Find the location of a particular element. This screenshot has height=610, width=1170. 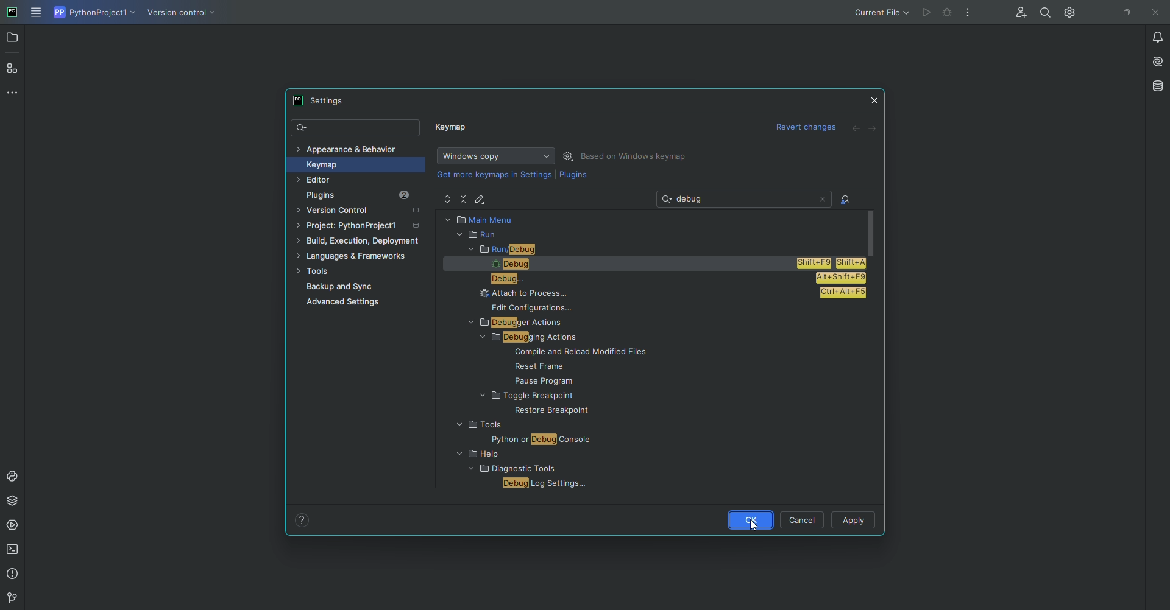

More Tools is located at coordinates (15, 92).